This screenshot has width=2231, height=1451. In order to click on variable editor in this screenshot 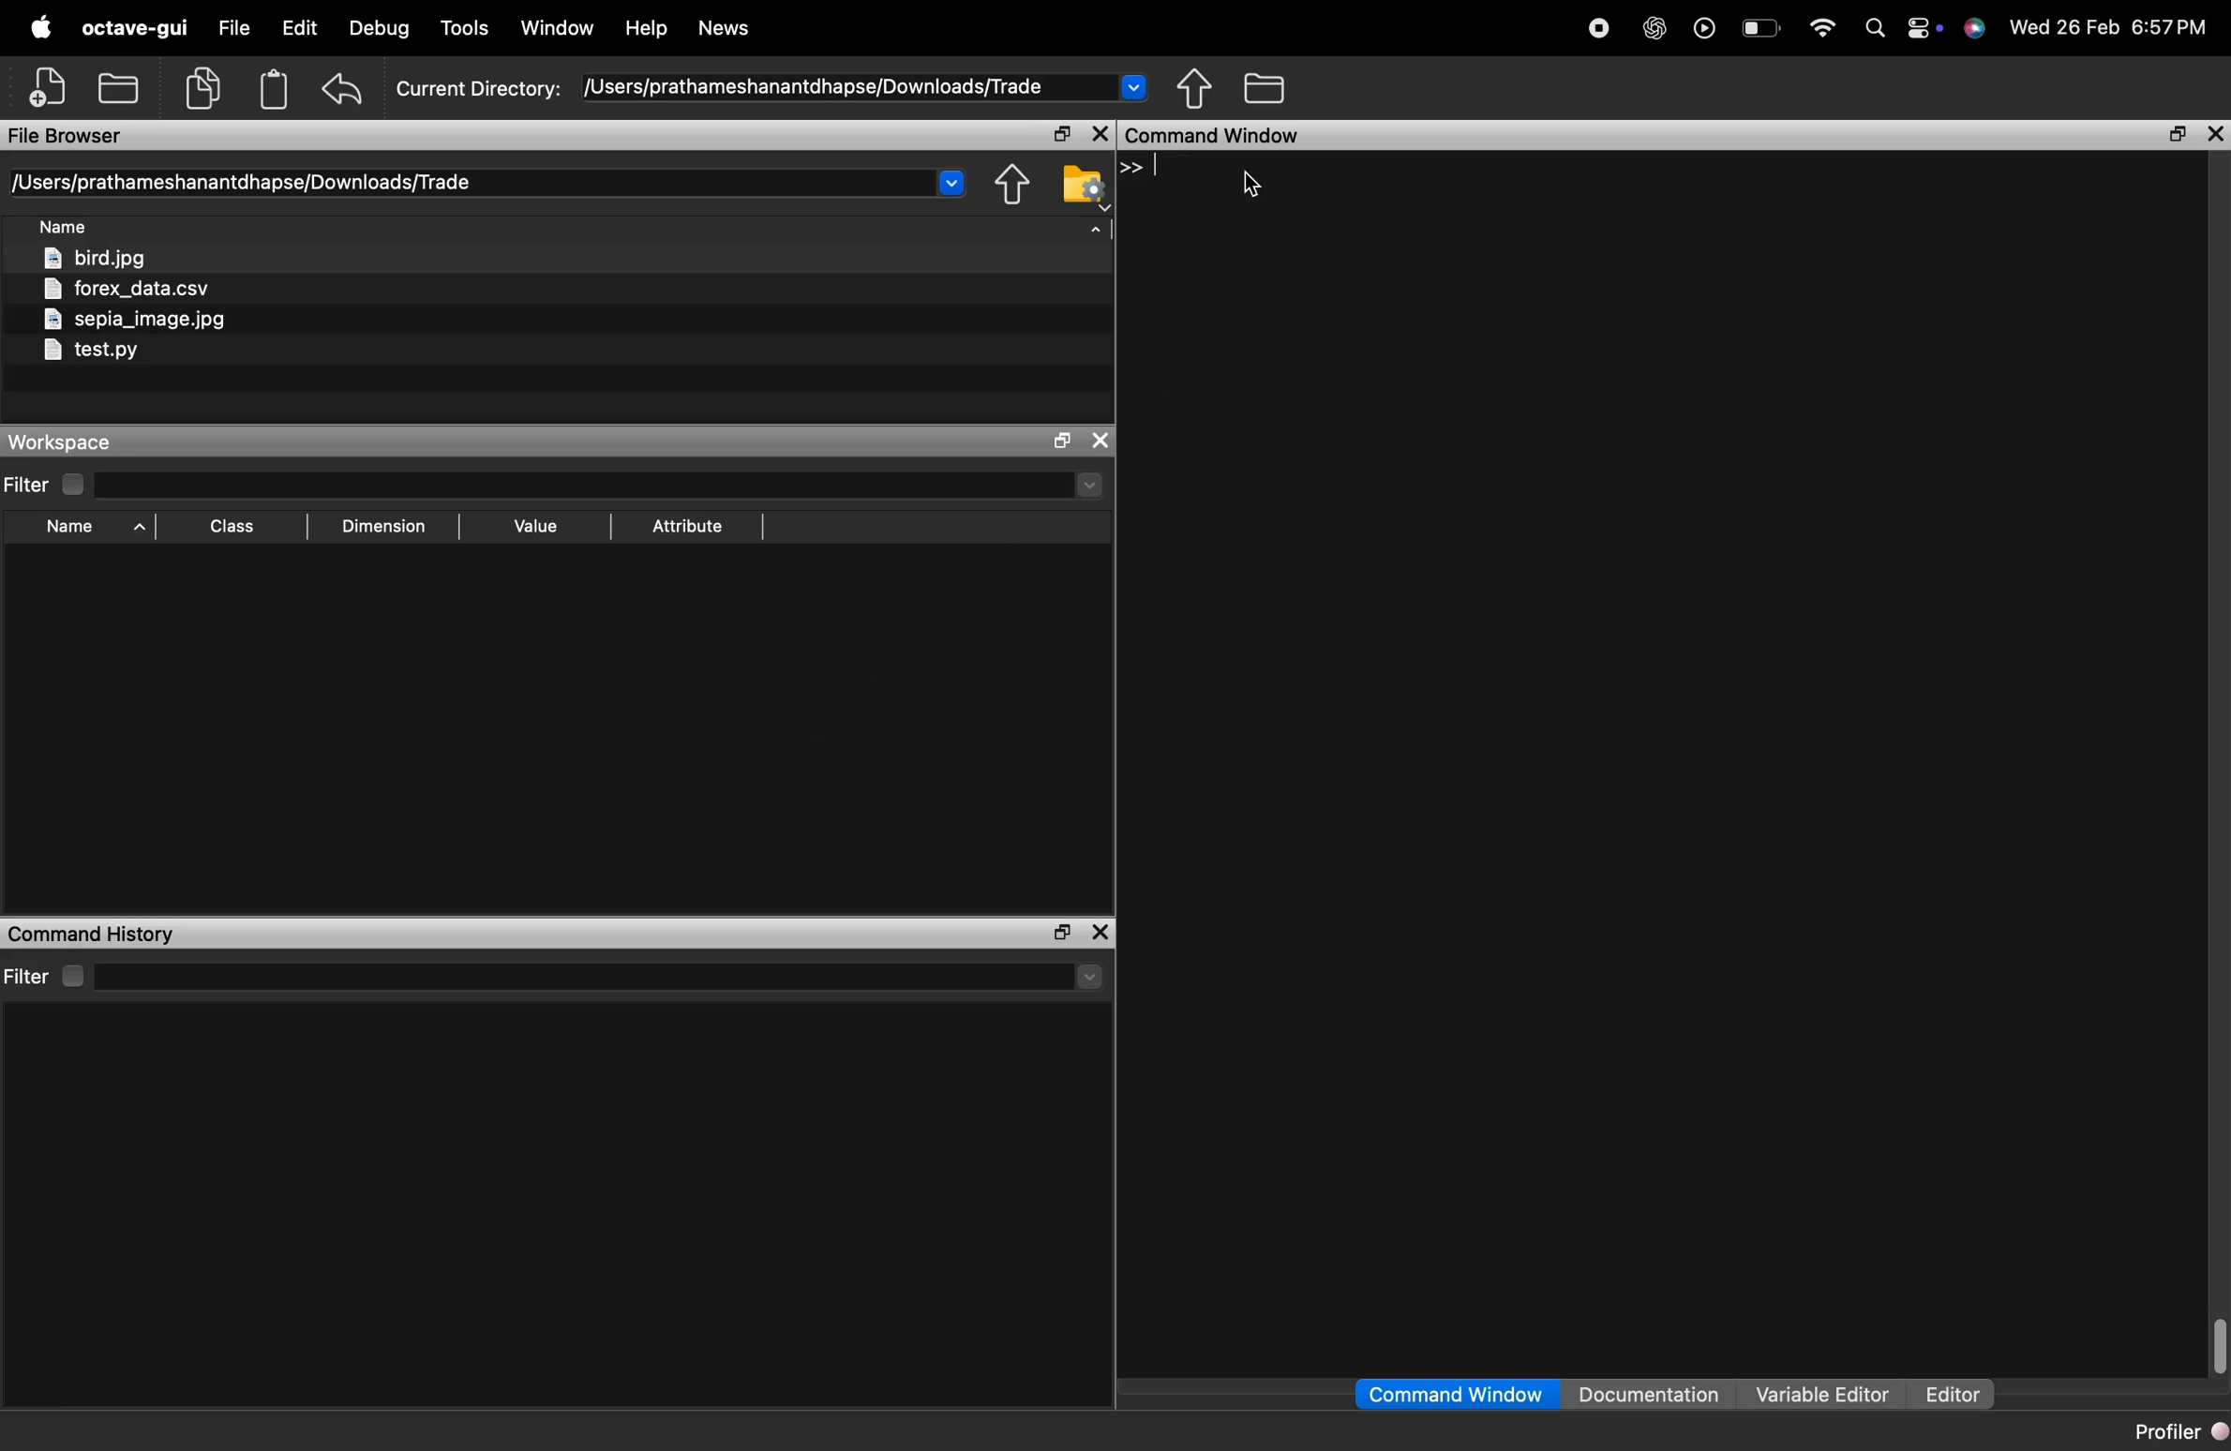, I will do `click(1822, 1395)`.